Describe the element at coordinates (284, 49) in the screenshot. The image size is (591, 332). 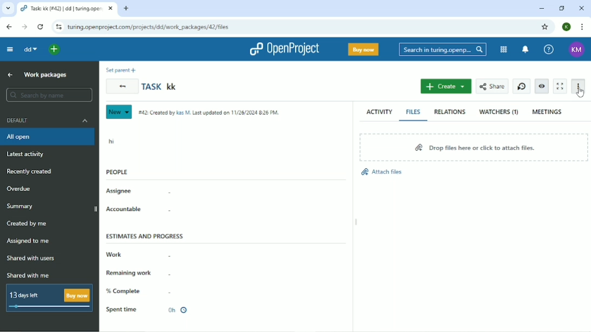
I see `OpenProject` at that location.